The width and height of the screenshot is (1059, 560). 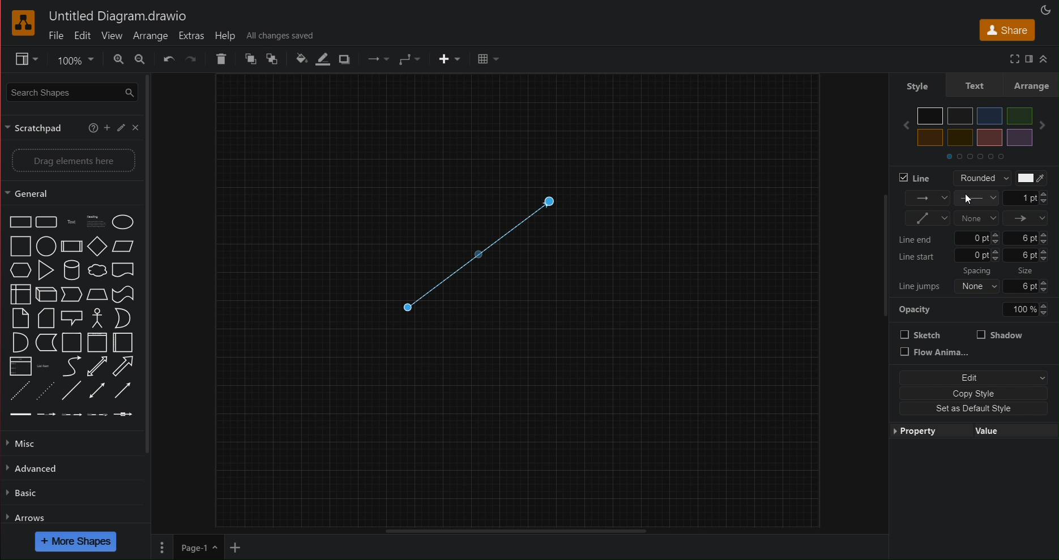 I want to click on Arrange, so click(x=1032, y=85).